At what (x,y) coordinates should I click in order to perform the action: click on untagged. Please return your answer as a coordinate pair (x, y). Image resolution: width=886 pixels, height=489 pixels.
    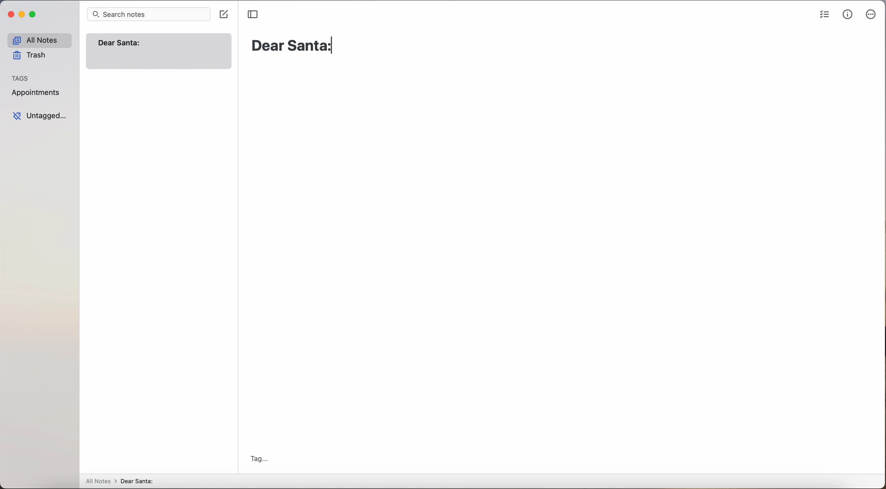
    Looking at the image, I should click on (43, 116).